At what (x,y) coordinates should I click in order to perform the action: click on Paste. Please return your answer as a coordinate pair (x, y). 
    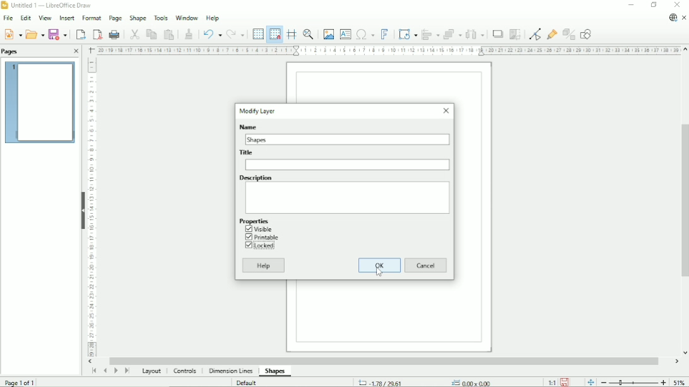
    Looking at the image, I should click on (169, 34).